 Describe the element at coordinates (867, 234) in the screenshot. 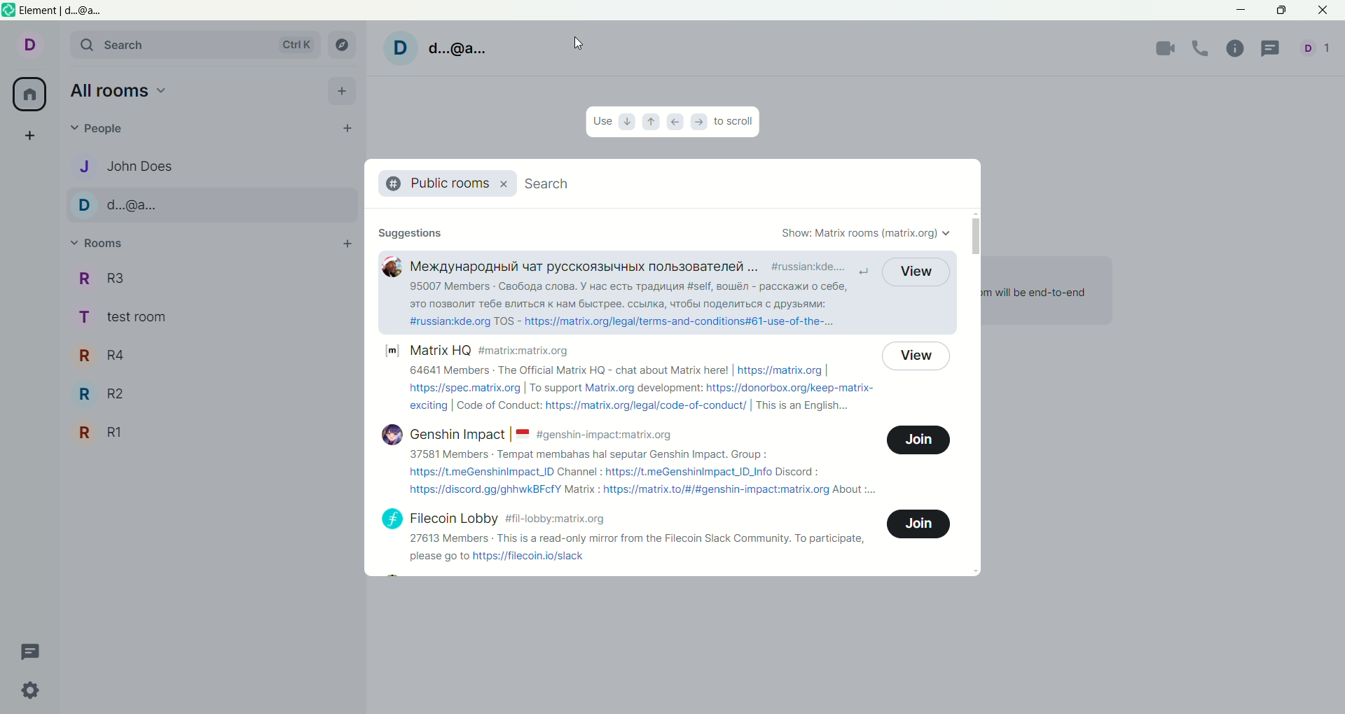

I see `Show: Matrix rooms (matrix.org)` at that location.